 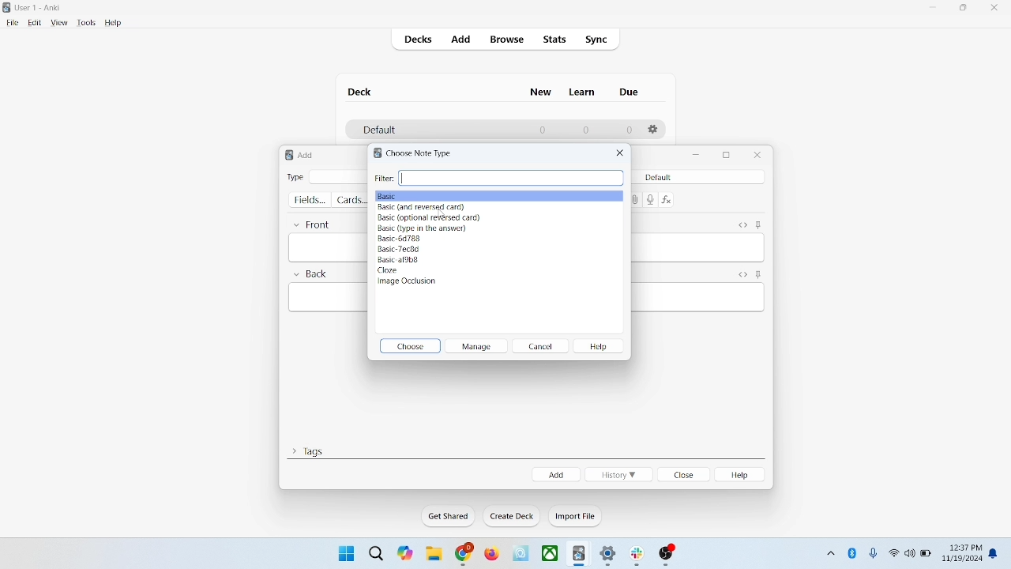 What do you see at coordinates (498, 195) in the screenshot?
I see `Basic` at bounding box center [498, 195].